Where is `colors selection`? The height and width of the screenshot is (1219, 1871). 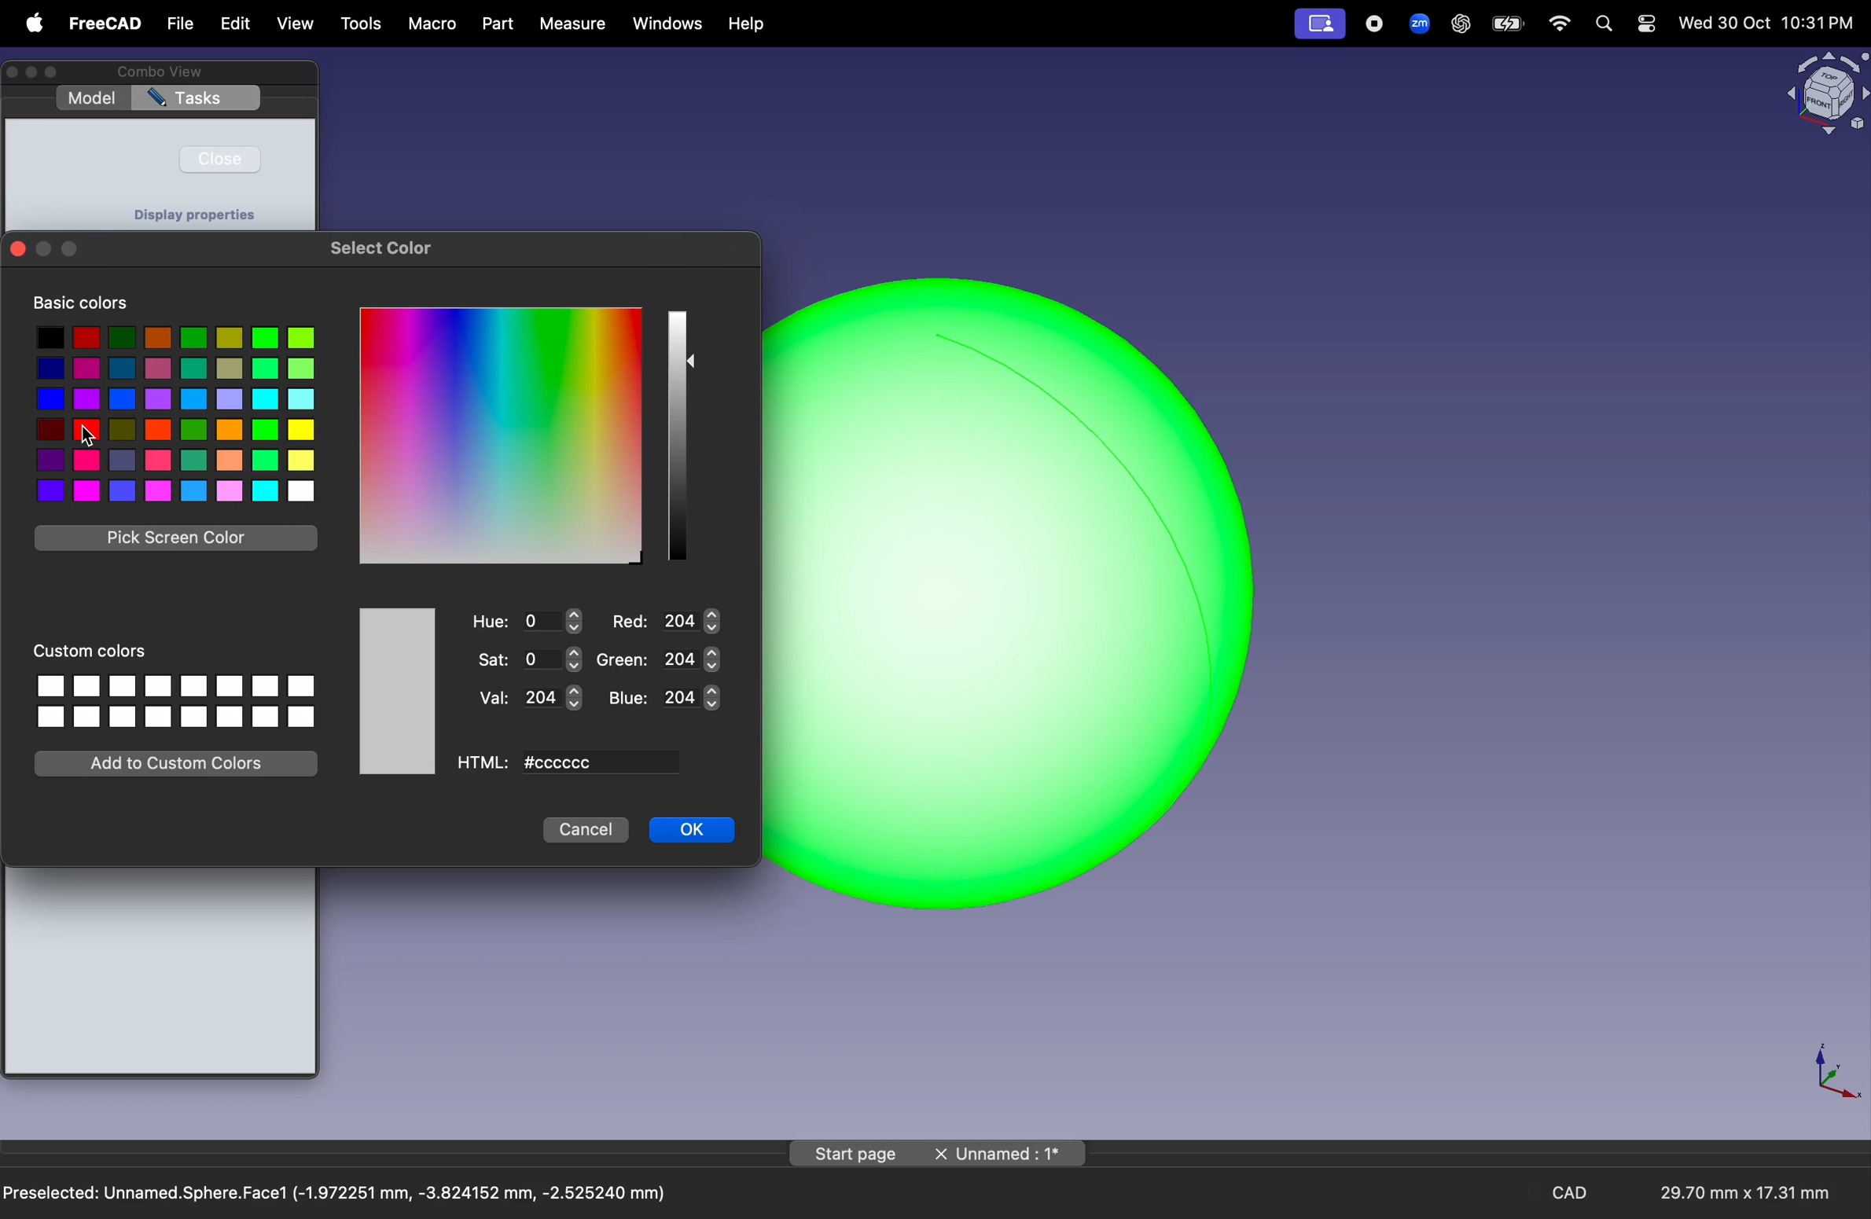
colors selection is located at coordinates (174, 413).